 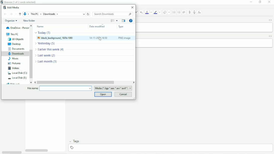 I want to click on move right, so click(x=133, y=83).